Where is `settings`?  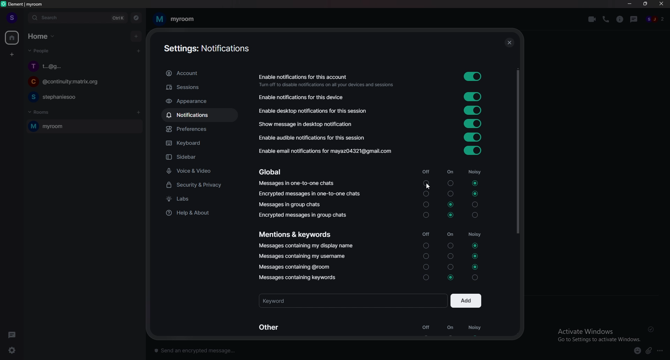 settings is located at coordinates (13, 350).